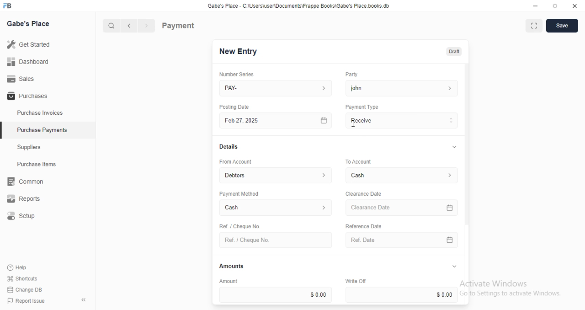  What do you see at coordinates (402, 120) in the screenshot?
I see `Receive` at bounding box center [402, 120].